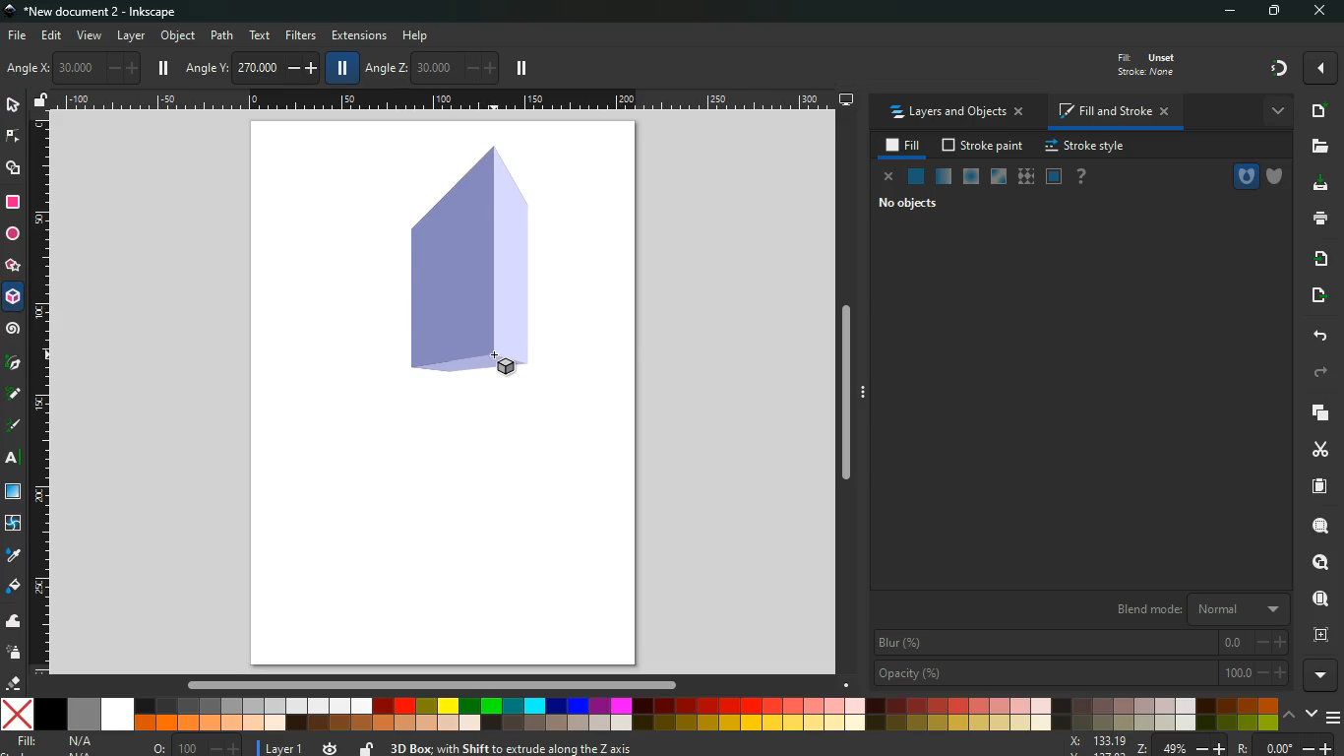  What do you see at coordinates (14, 168) in the screenshot?
I see `shapes` at bounding box center [14, 168].